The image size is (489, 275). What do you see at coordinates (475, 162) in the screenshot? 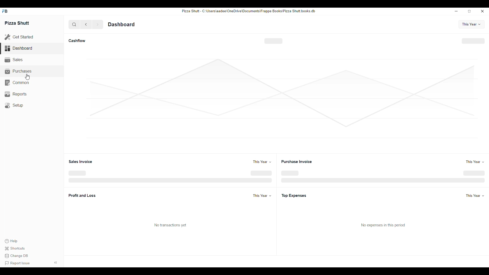
I see `This year` at bounding box center [475, 162].